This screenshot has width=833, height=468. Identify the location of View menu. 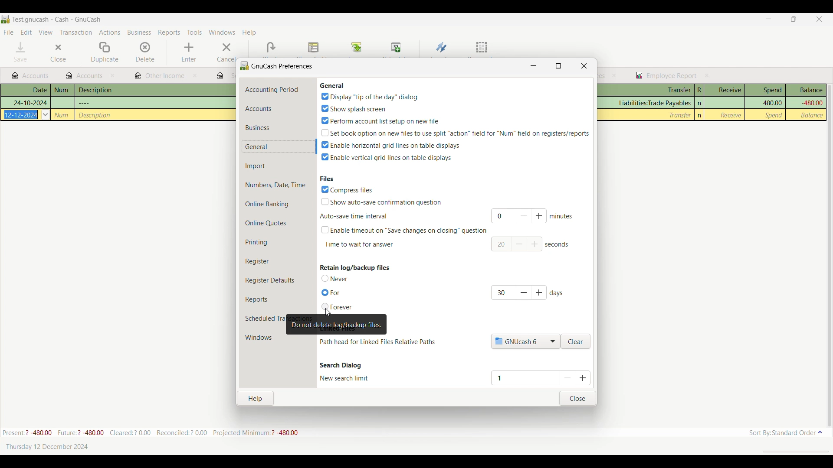
(46, 32).